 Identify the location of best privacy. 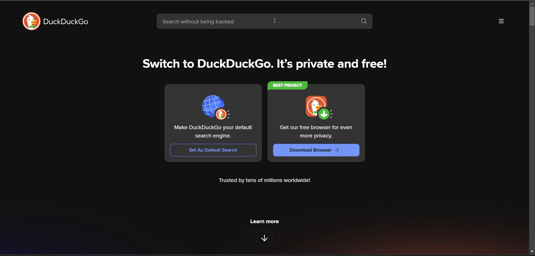
(286, 85).